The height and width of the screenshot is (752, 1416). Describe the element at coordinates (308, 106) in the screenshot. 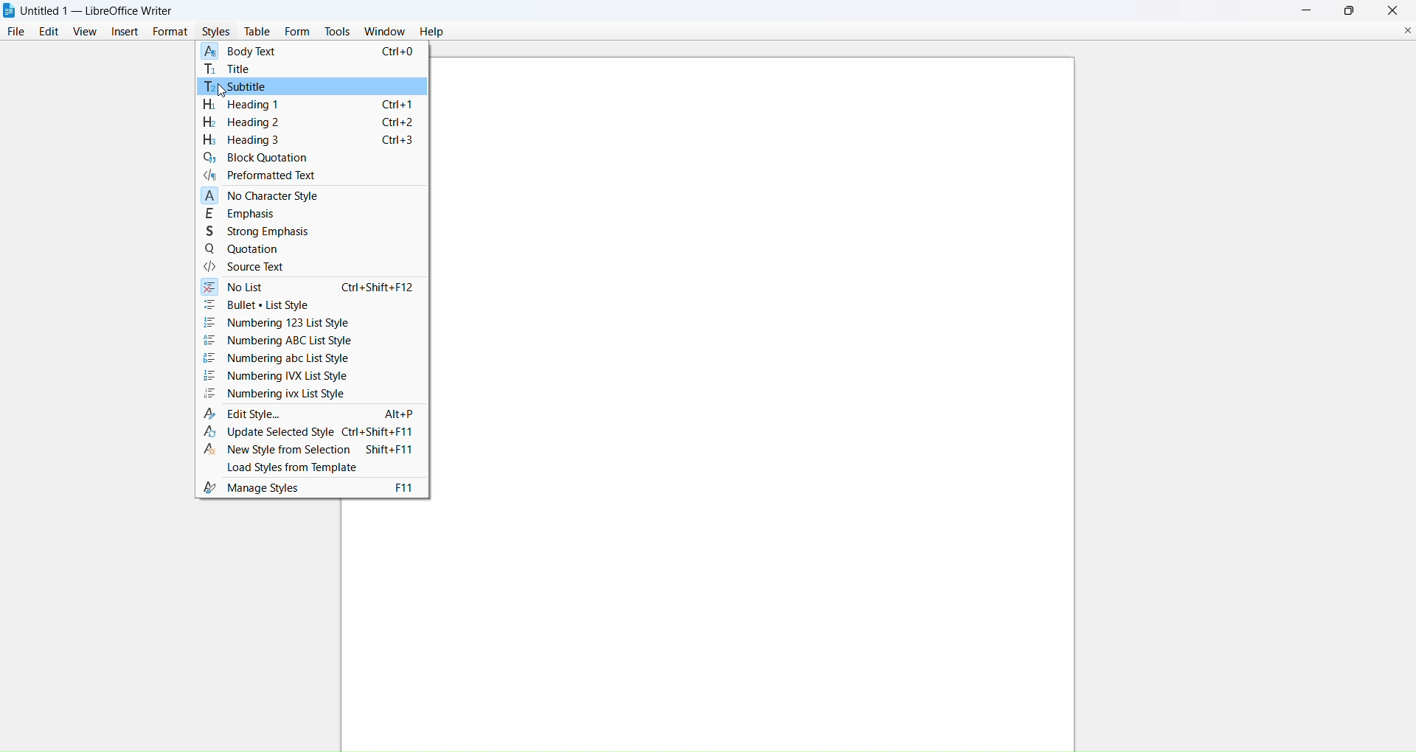

I see `heading         Ctrl+1` at that location.